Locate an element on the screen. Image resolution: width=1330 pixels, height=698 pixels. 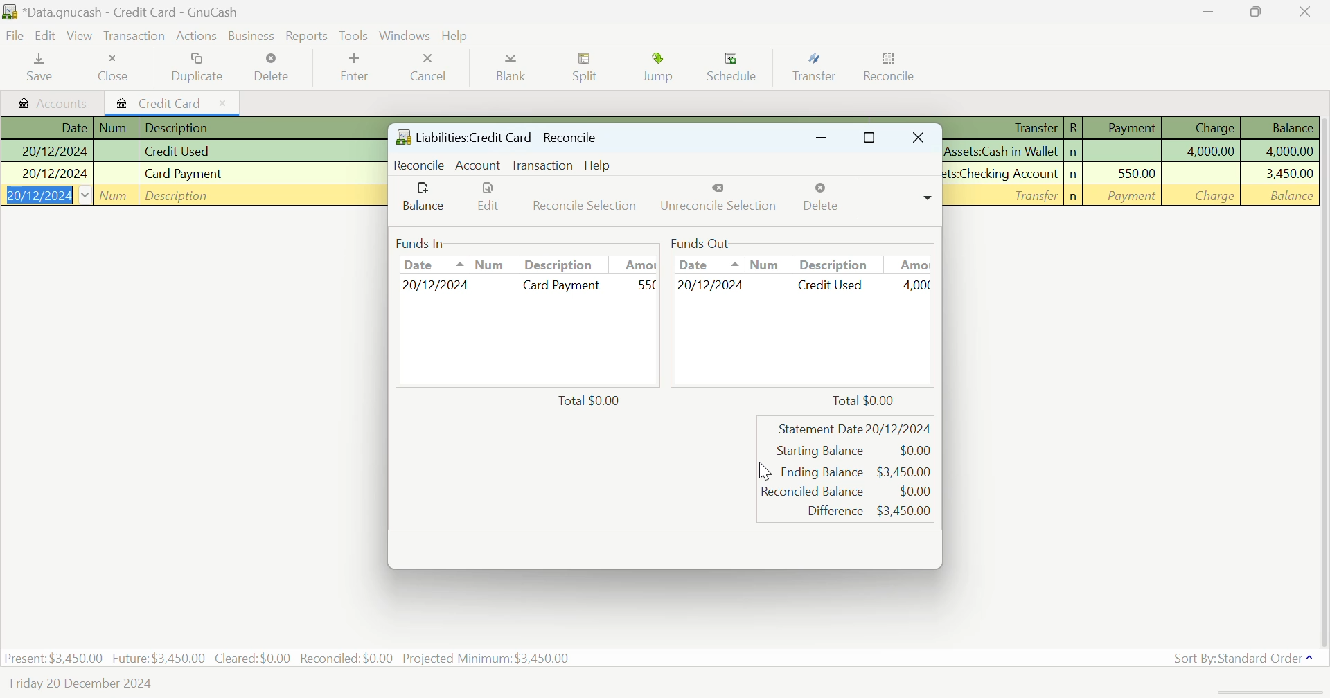
Card Payment Transaction is located at coordinates (193, 174).